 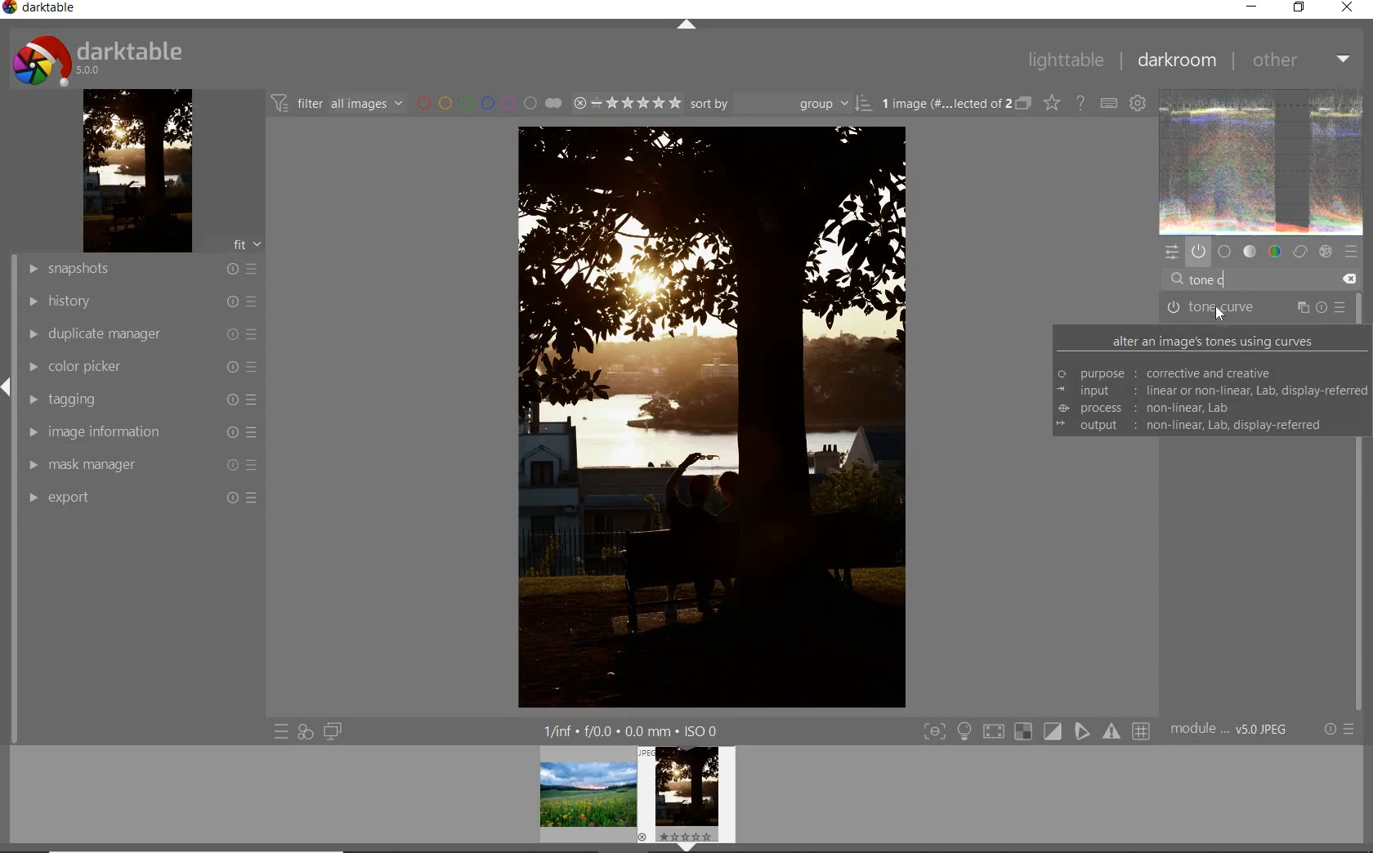 What do you see at coordinates (1224, 251) in the screenshot?
I see `base` at bounding box center [1224, 251].